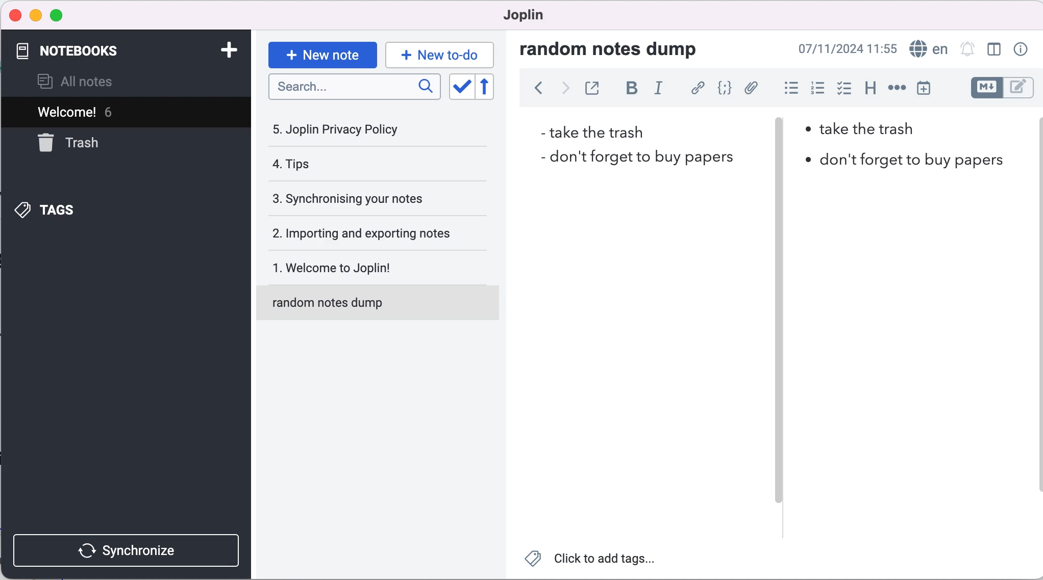  Describe the element at coordinates (994, 50) in the screenshot. I see `toggle editor layout` at that location.